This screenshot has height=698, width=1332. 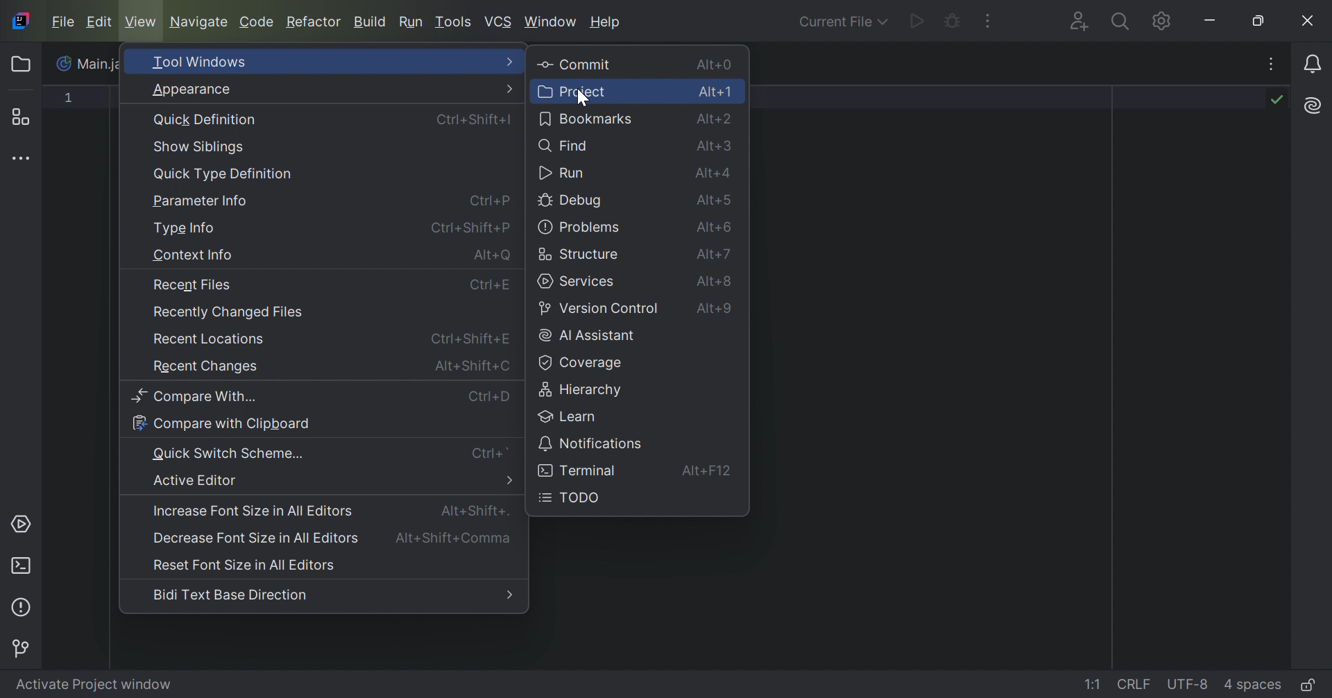 I want to click on Debug, so click(x=951, y=23).